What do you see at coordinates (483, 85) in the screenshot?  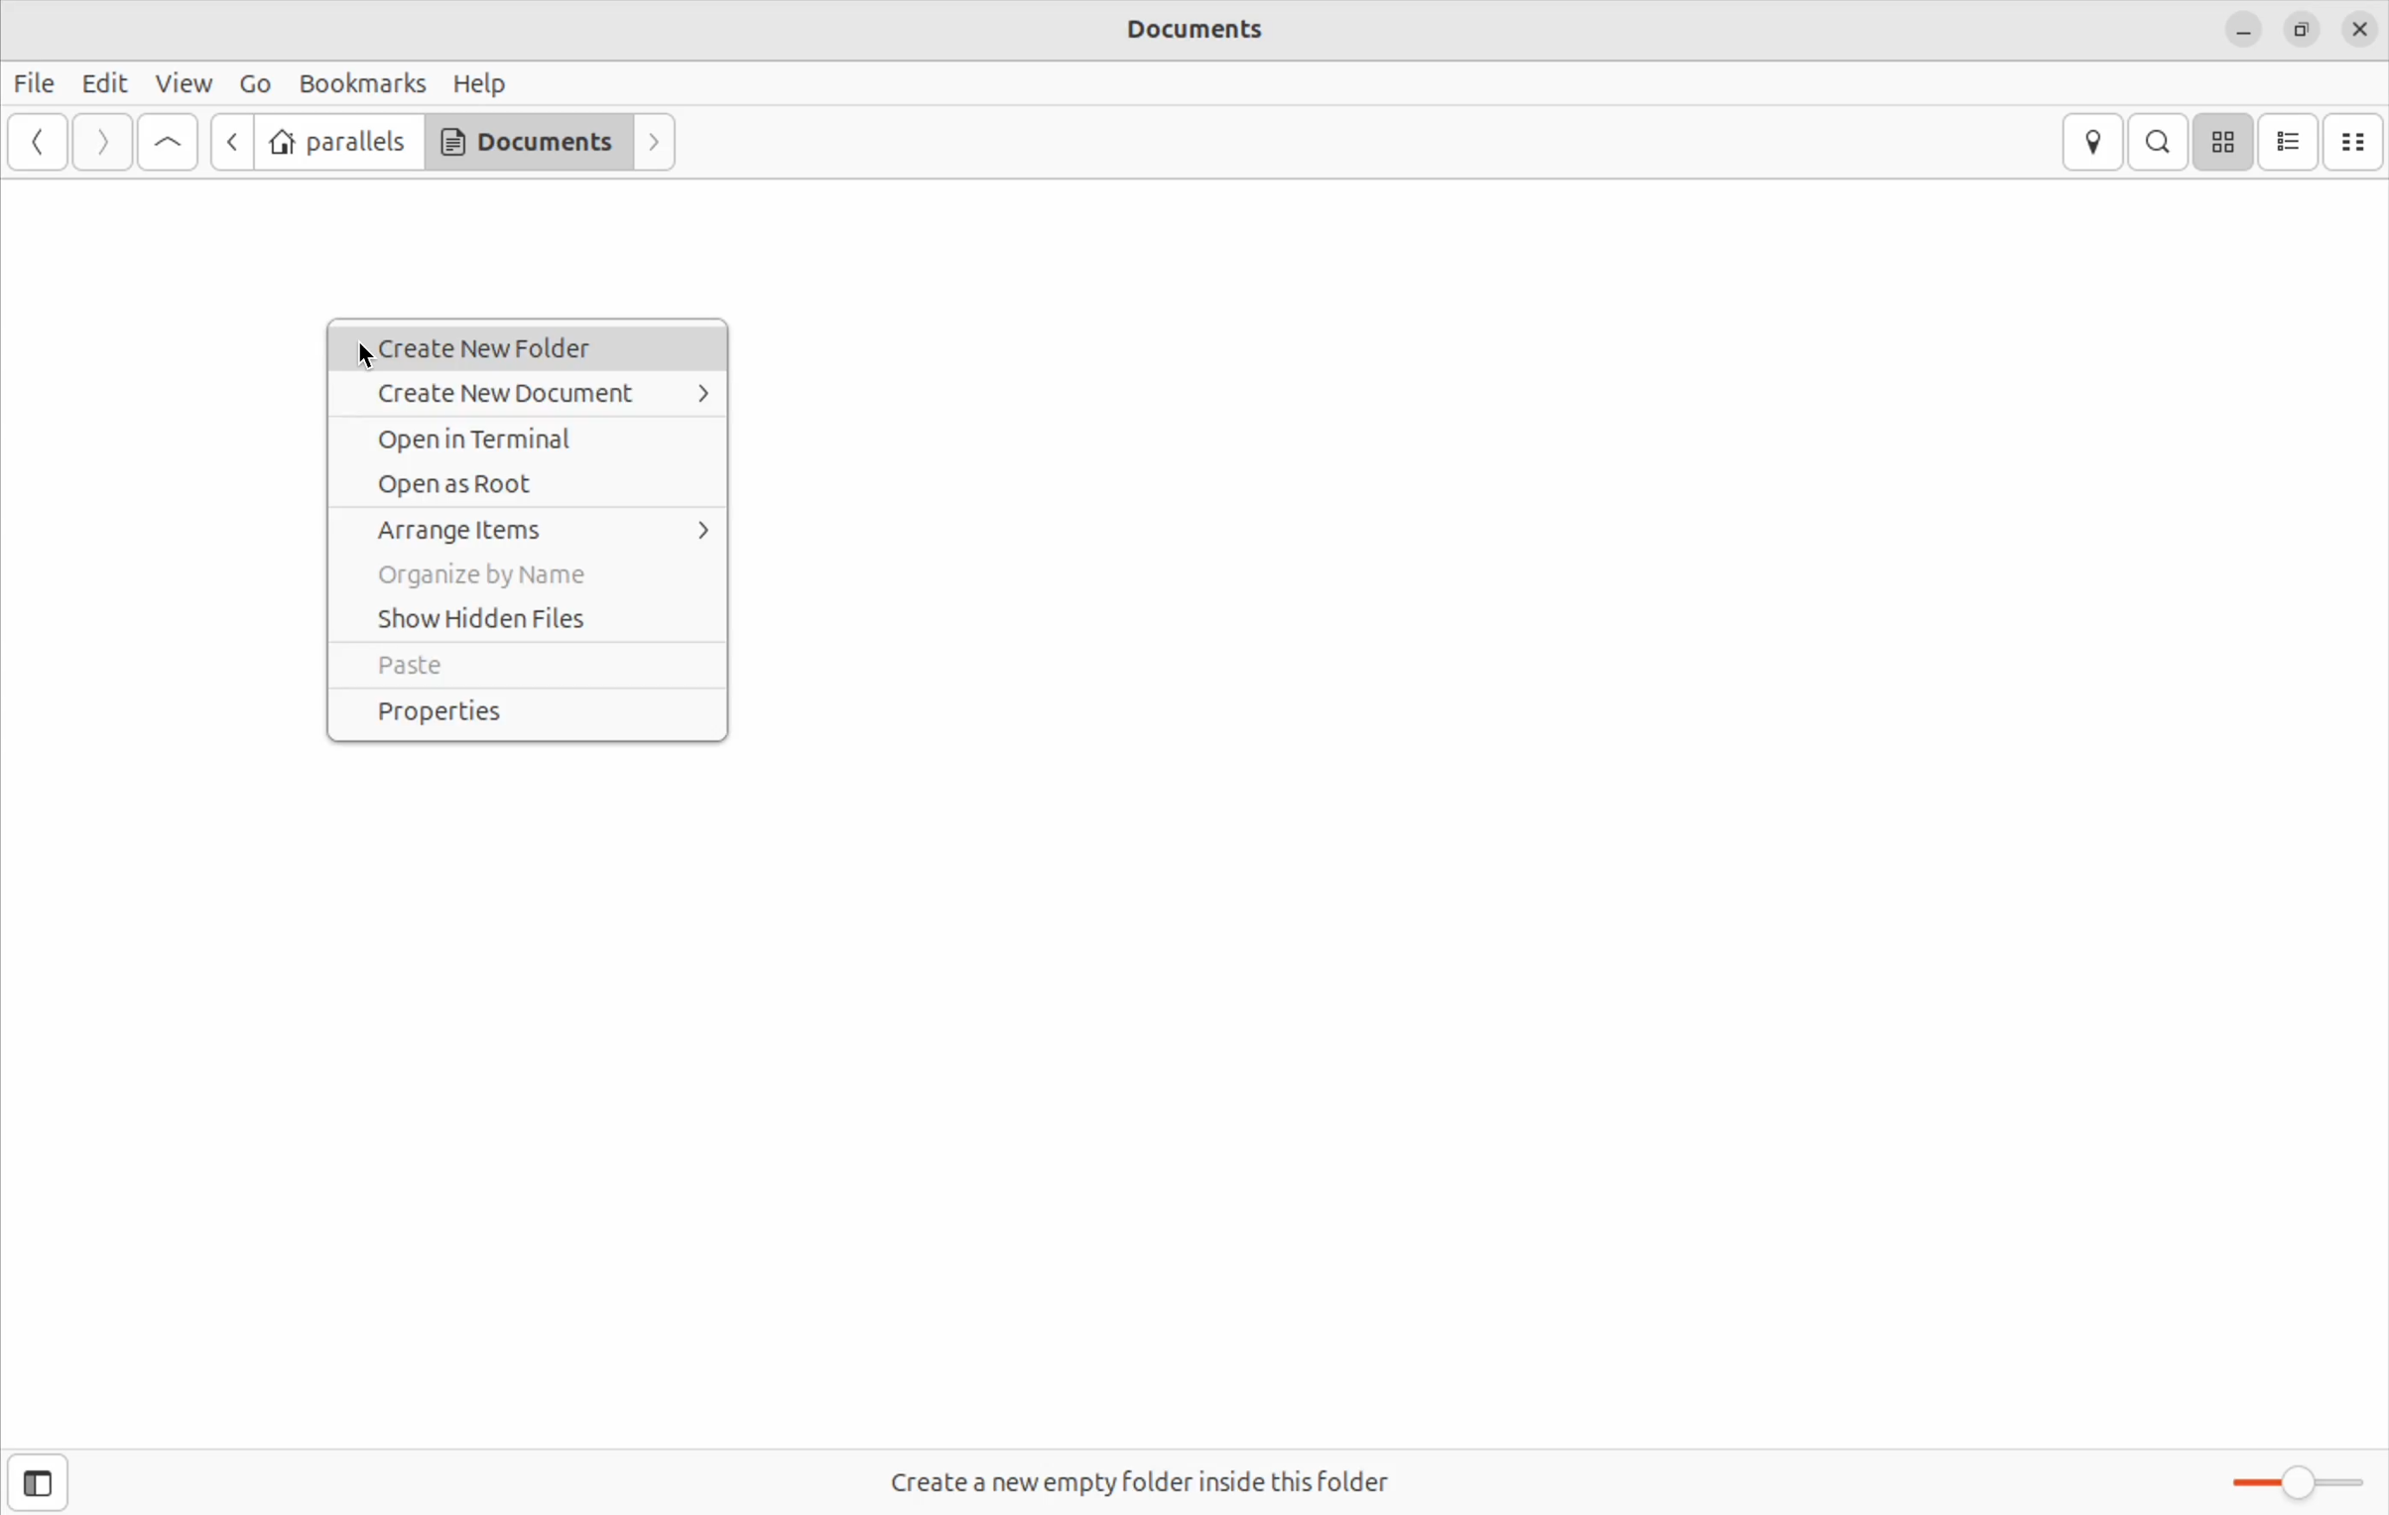 I see `Help` at bounding box center [483, 85].